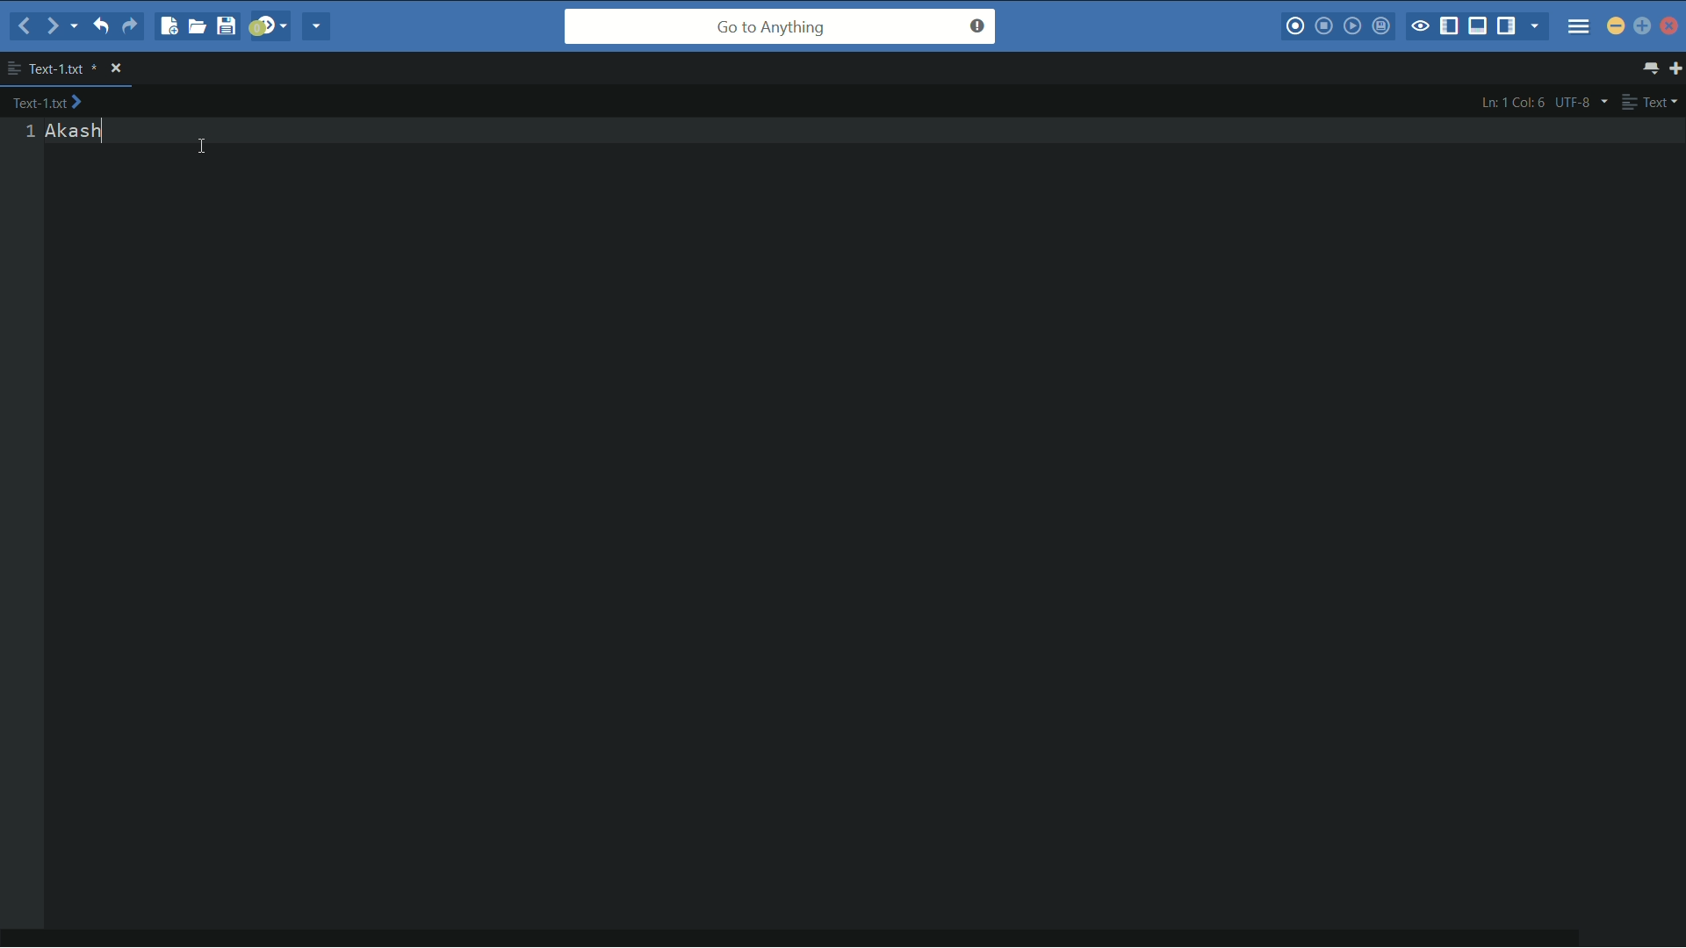 The width and height of the screenshot is (1686, 948). What do you see at coordinates (1651, 101) in the screenshot?
I see `file type` at bounding box center [1651, 101].